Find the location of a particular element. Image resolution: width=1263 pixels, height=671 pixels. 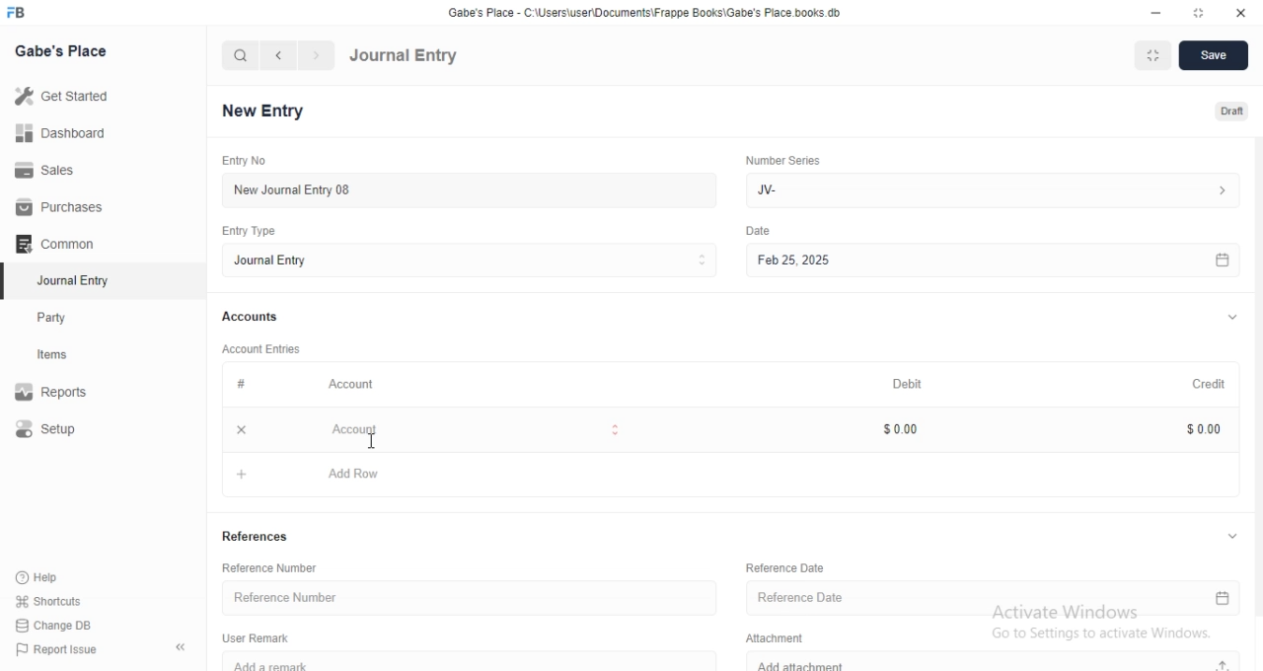

Help is located at coordinates (62, 576).